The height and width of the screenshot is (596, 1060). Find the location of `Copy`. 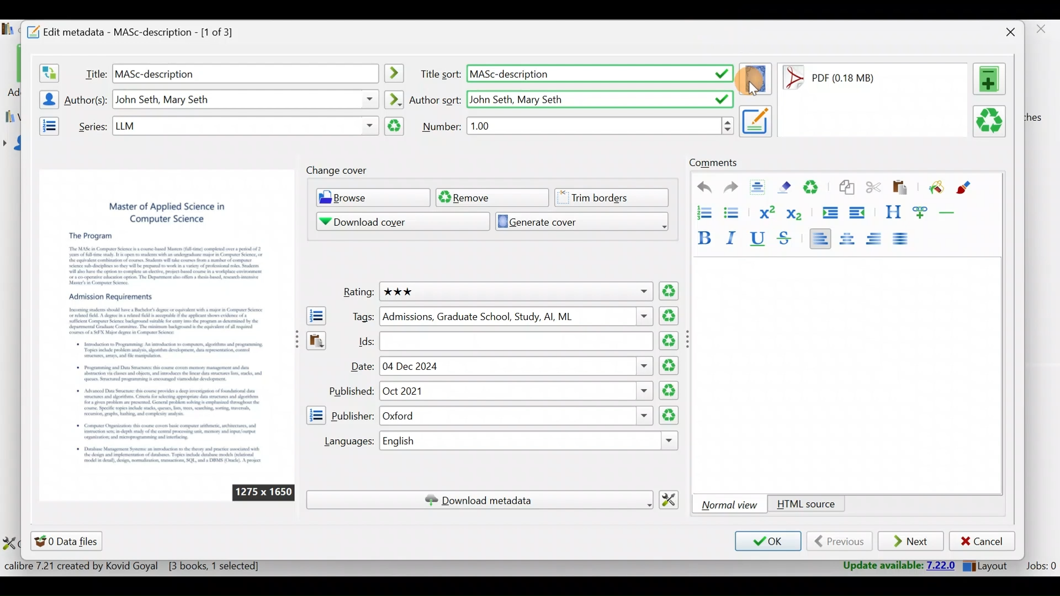

Copy is located at coordinates (846, 188).